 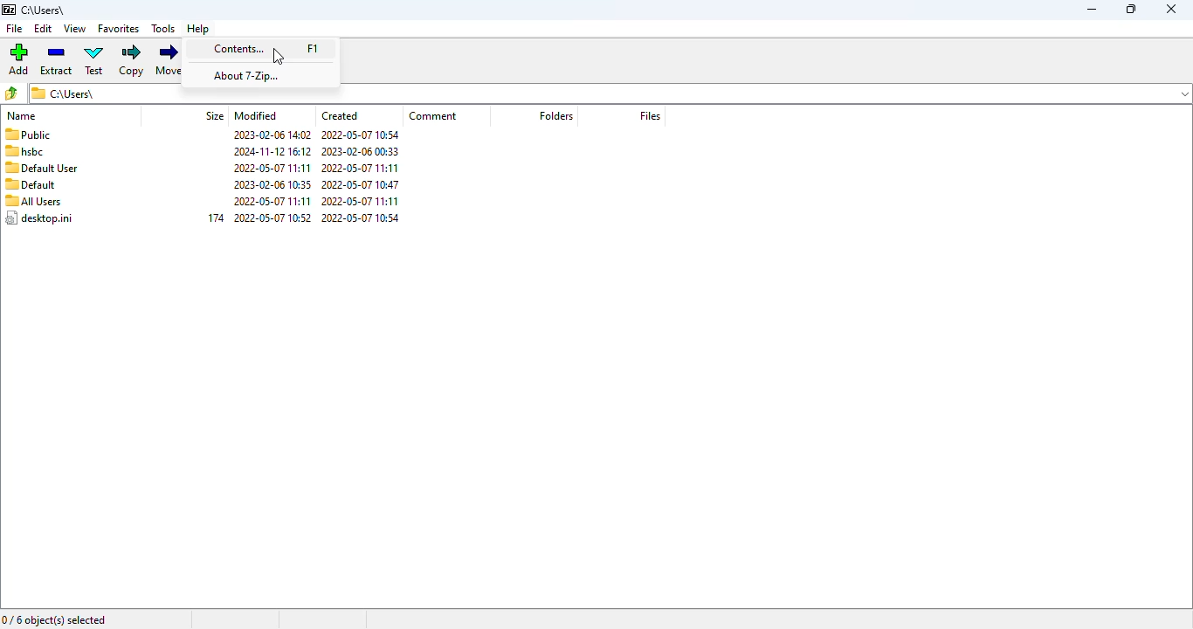 What do you see at coordinates (9, 10) in the screenshot?
I see `logo` at bounding box center [9, 10].